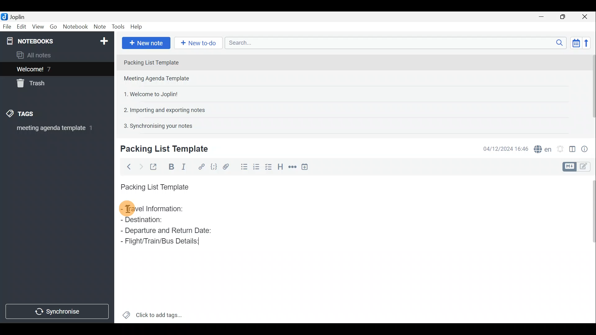 This screenshot has height=335, width=596. I want to click on Note properties, so click(587, 148).